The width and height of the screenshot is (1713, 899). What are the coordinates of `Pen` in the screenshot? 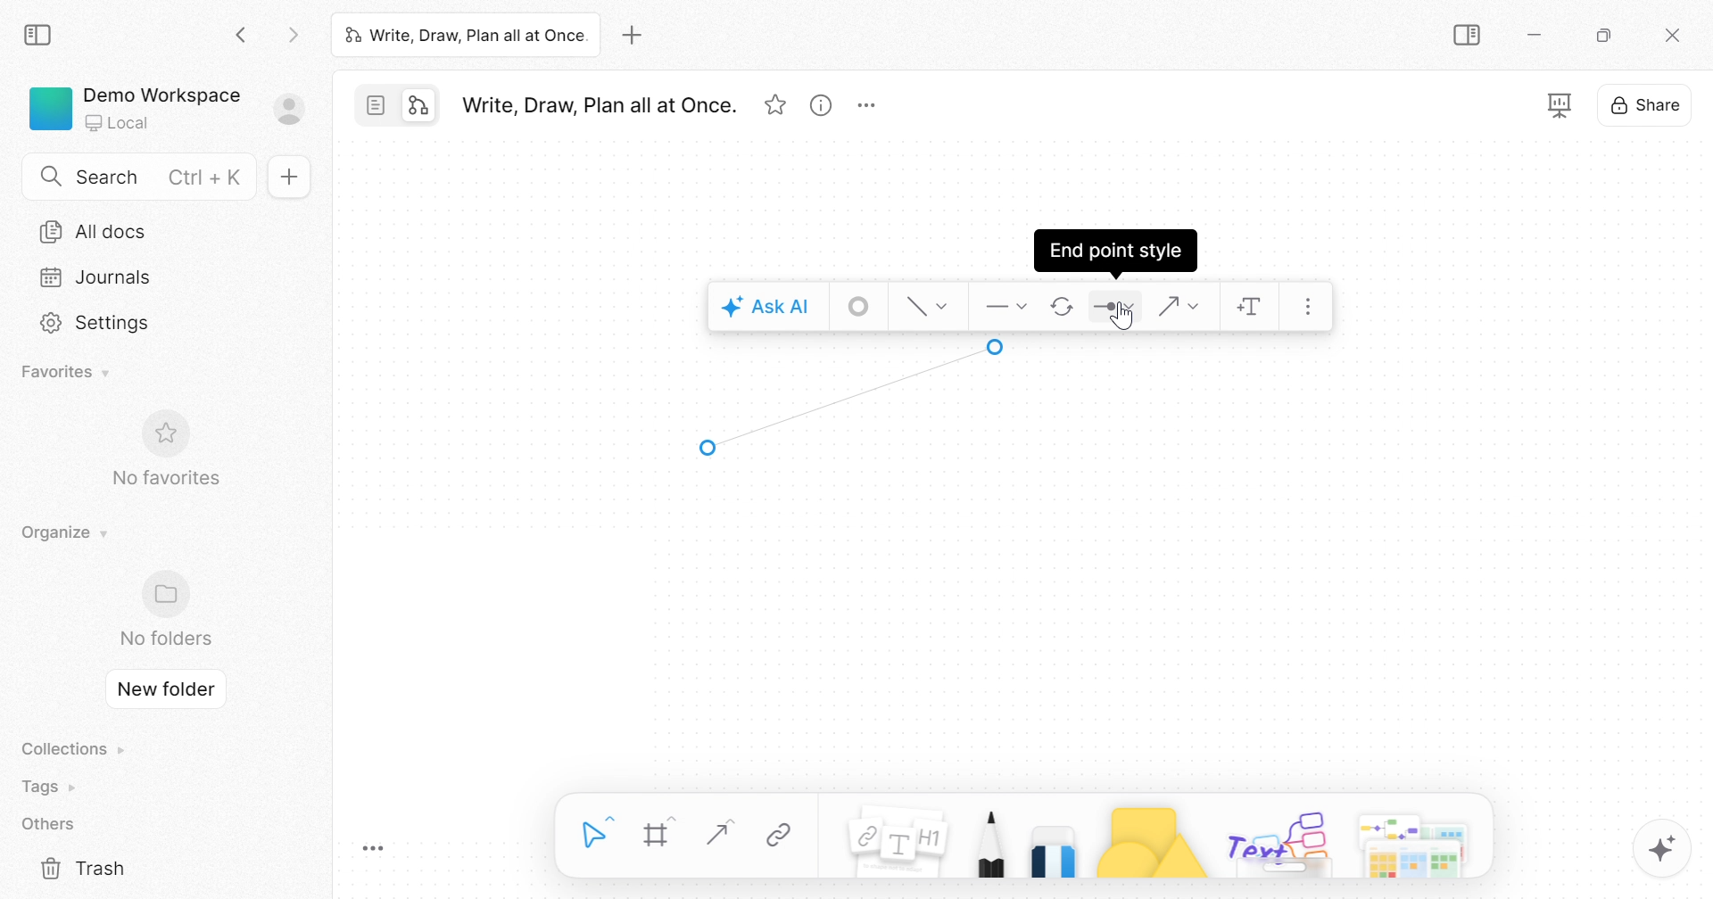 It's located at (989, 841).